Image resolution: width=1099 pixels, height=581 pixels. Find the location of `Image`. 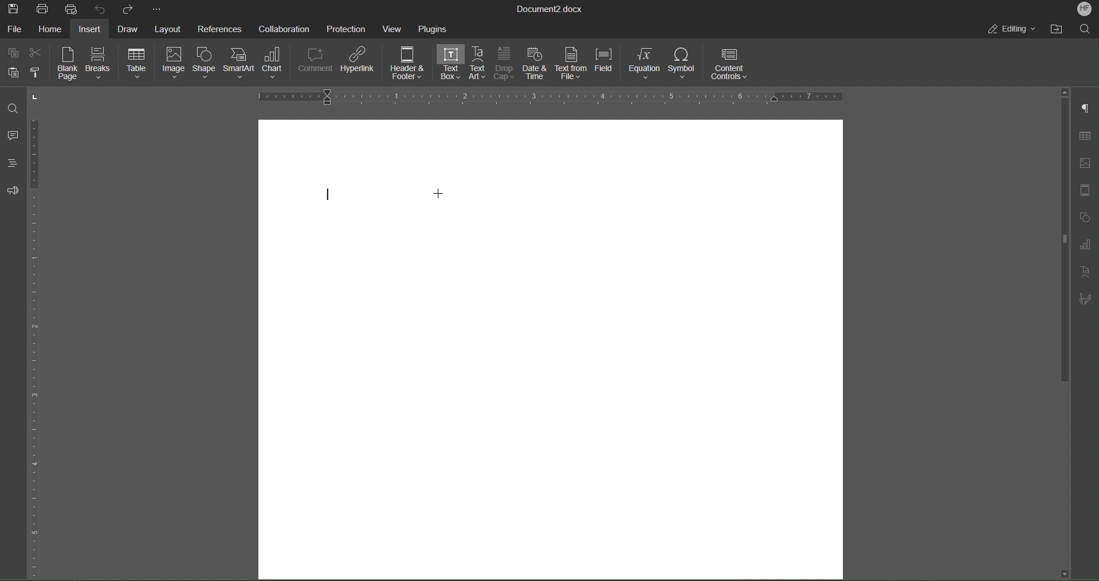

Image is located at coordinates (173, 65).